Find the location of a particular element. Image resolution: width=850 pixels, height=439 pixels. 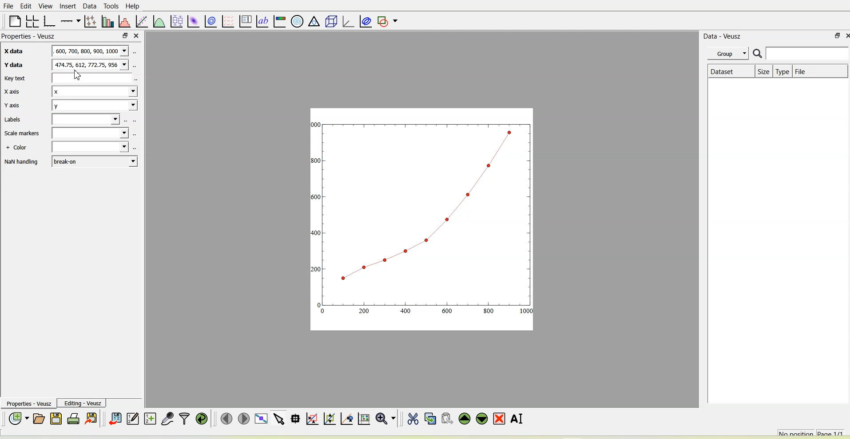

600,700,800,900,1000 is located at coordinates (90, 51).